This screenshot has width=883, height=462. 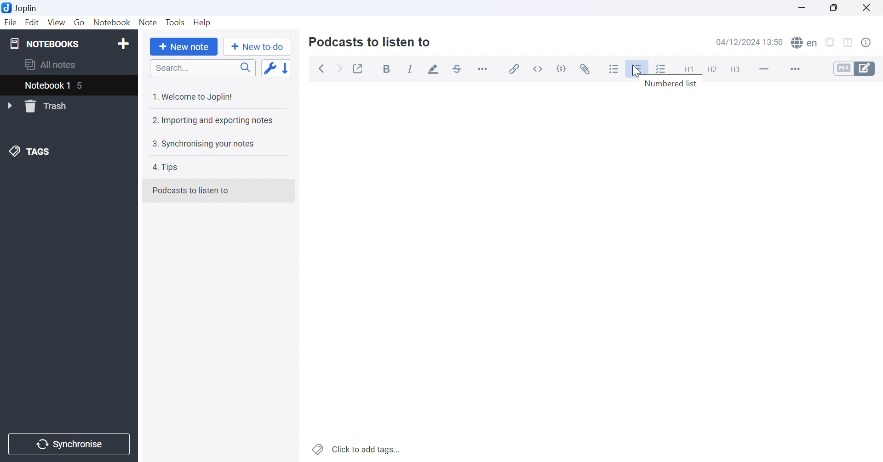 What do you see at coordinates (176, 22) in the screenshot?
I see `Tools` at bounding box center [176, 22].